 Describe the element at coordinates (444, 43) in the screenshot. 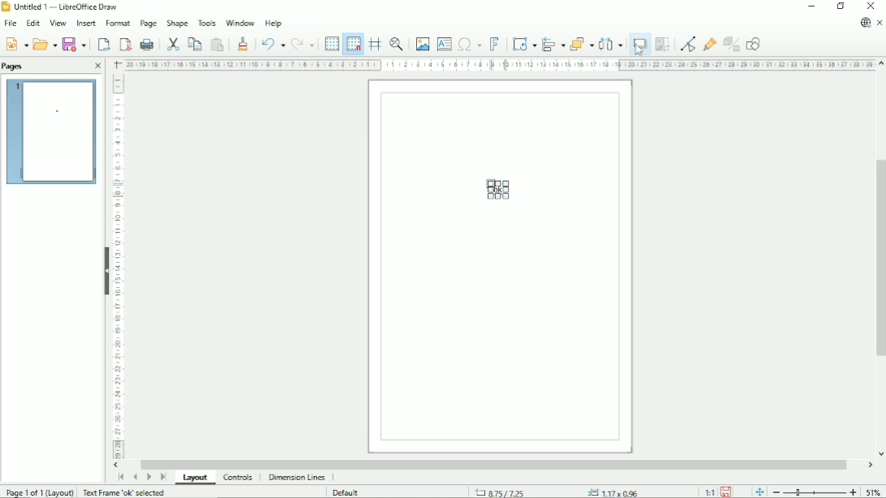

I see `Insert text box` at that location.